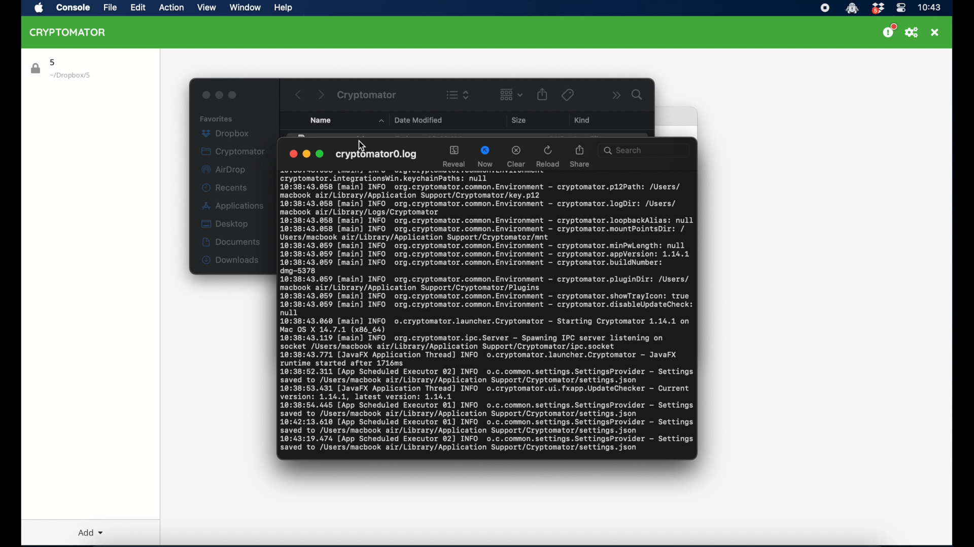 This screenshot has height=547, width=974. Describe the element at coordinates (454, 164) in the screenshot. I see `reveal` at that location.